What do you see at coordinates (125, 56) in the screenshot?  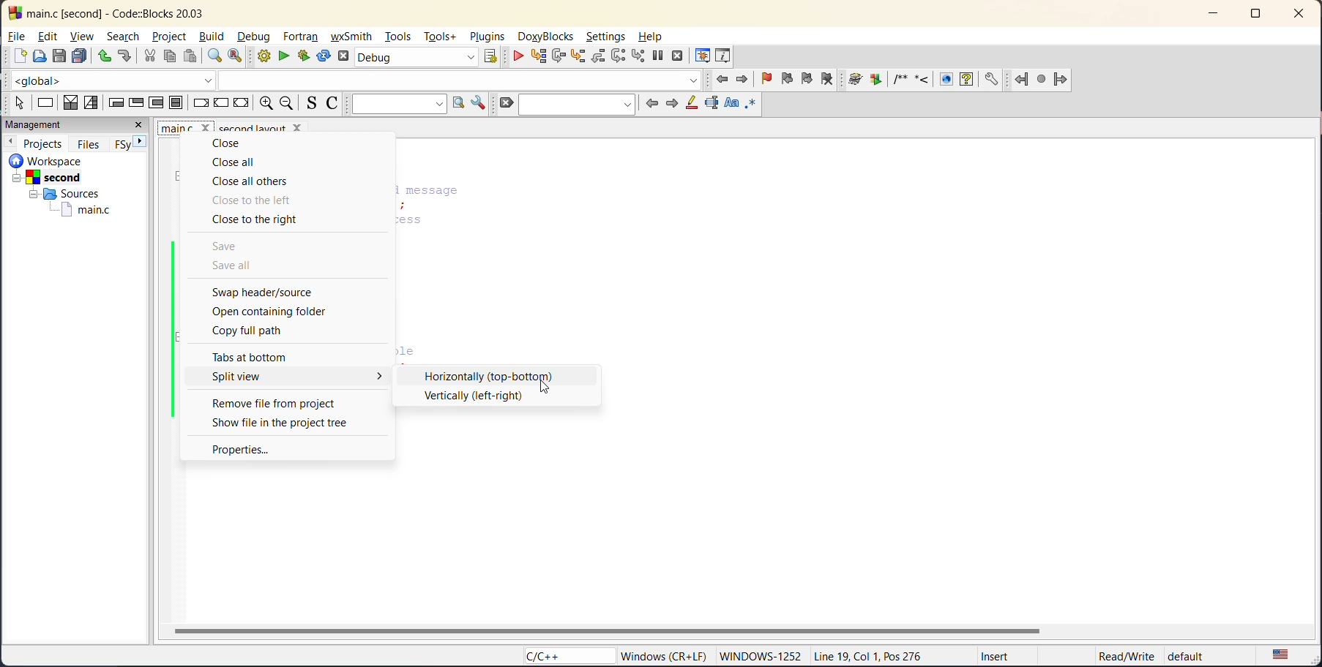 I see `redo` at bounding box center [125, 56].